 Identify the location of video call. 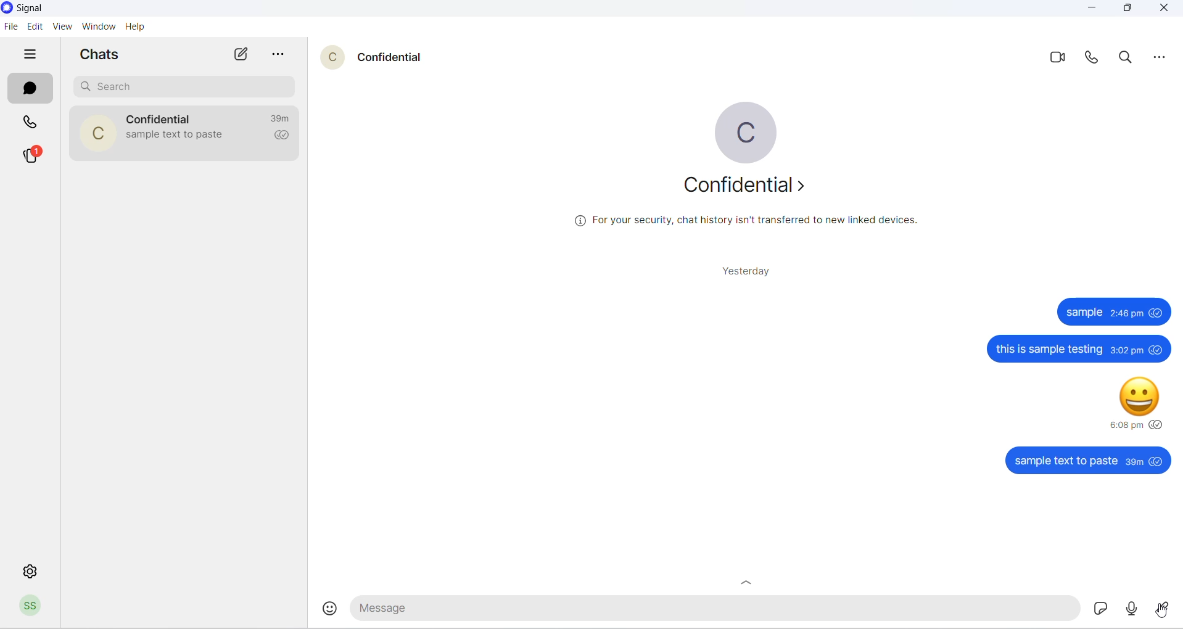
(1059, 58).